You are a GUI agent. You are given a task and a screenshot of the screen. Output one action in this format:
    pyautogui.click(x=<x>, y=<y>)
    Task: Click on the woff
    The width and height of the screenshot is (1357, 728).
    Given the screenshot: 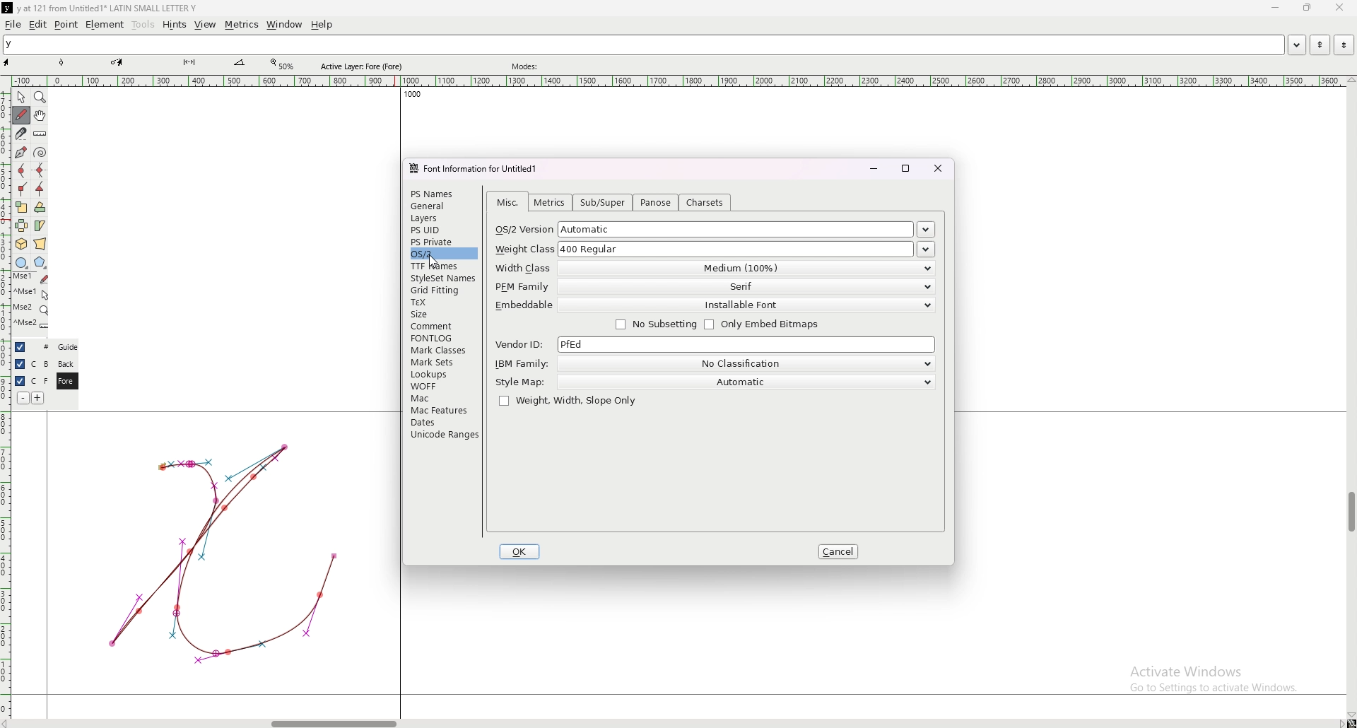 What is the action you would take?
    pyautogui.click(x=442, y=386)
    